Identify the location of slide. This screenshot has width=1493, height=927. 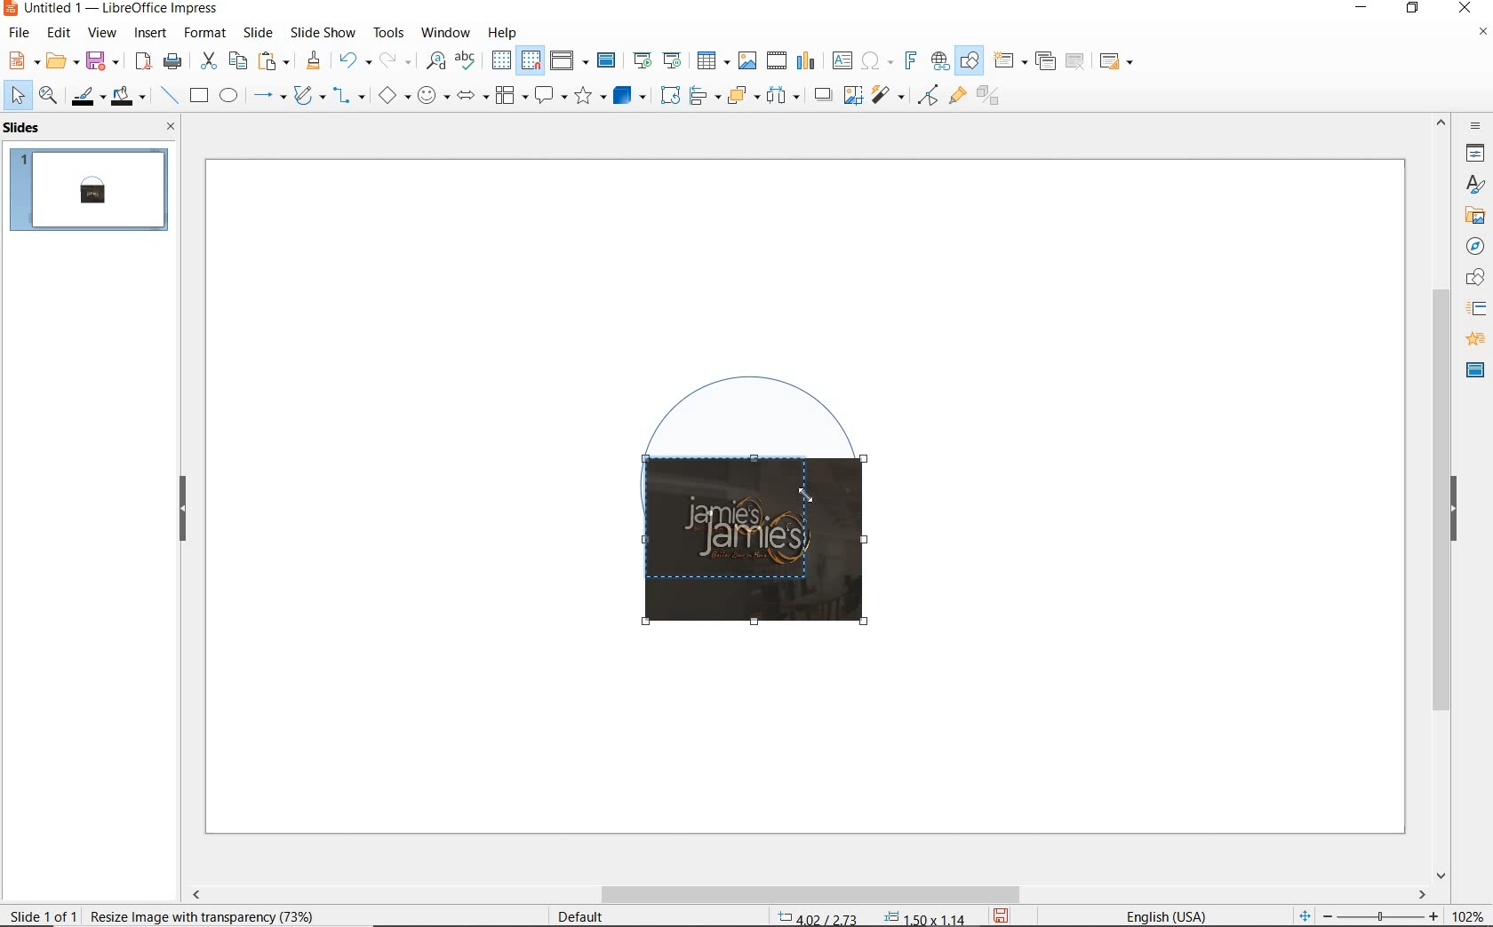
(258, 33).